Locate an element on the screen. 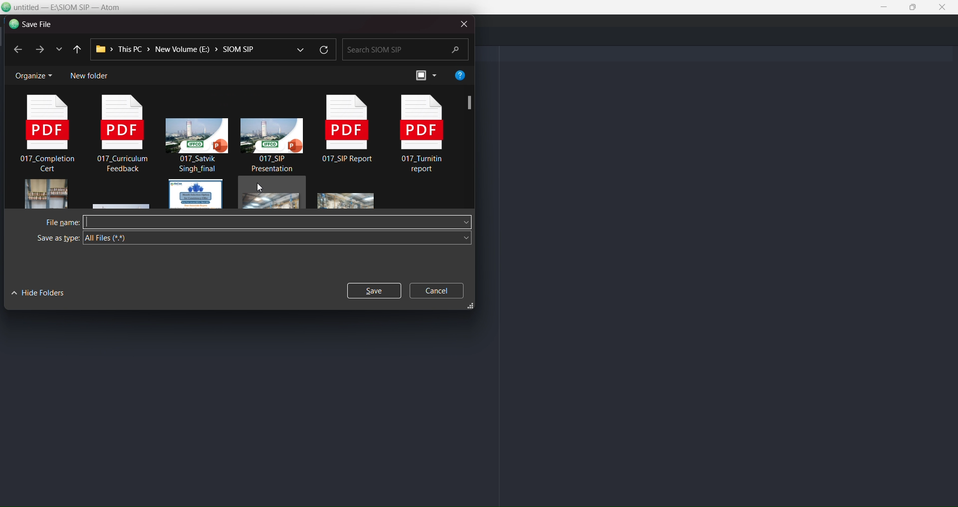  cursor is located at coordinates (258, 188).